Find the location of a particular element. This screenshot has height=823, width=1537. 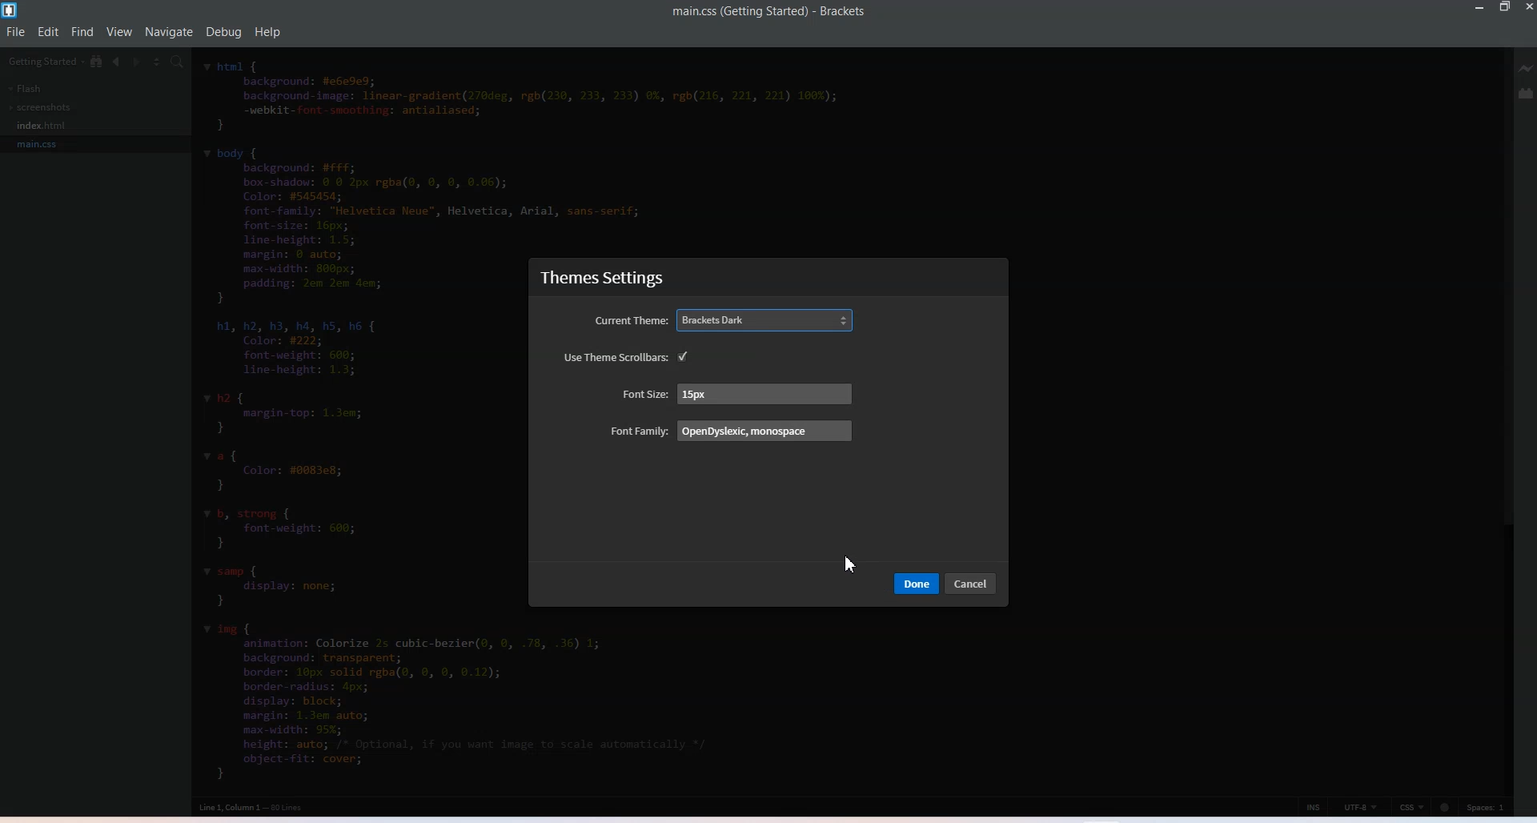

Logo is located at coordinates (12, 11).